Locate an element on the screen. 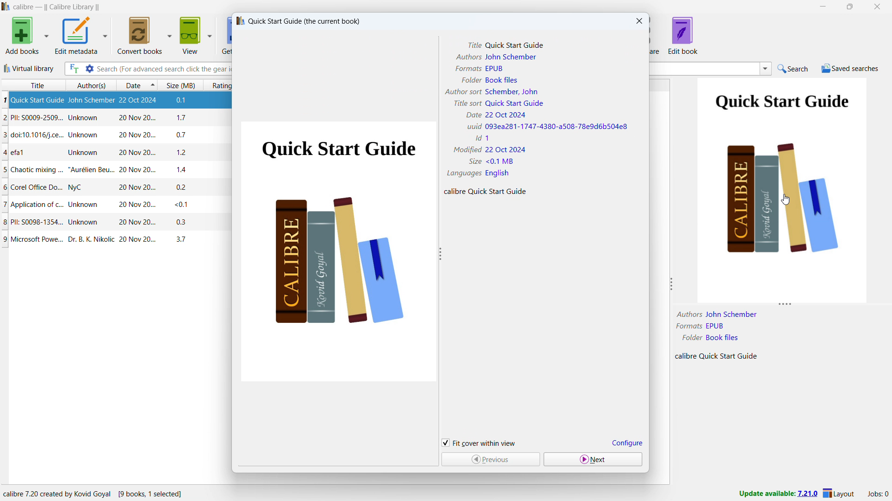 Image resolution: width=892 pixels, height=501 pixels. 093ea281-1747-4380-a508-78e9d6b504e8 is located at coordinates (557, 127).